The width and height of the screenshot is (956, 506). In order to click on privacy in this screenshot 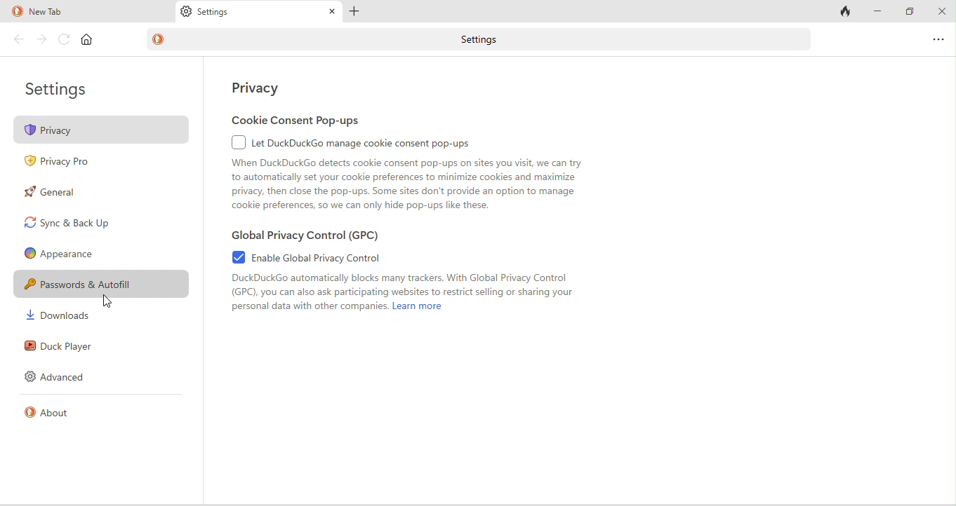, I will do `click(102, 128)`.